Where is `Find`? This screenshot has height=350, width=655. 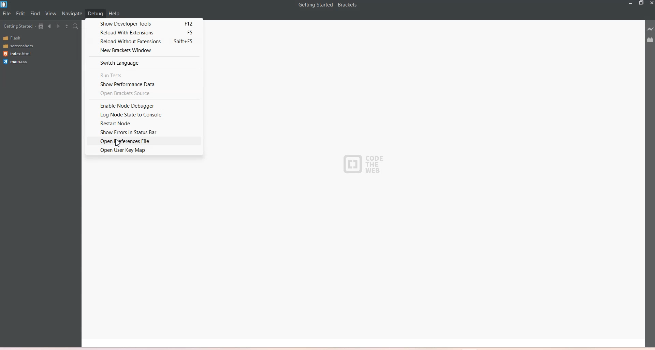 Find is located at coordinates (35, 14).